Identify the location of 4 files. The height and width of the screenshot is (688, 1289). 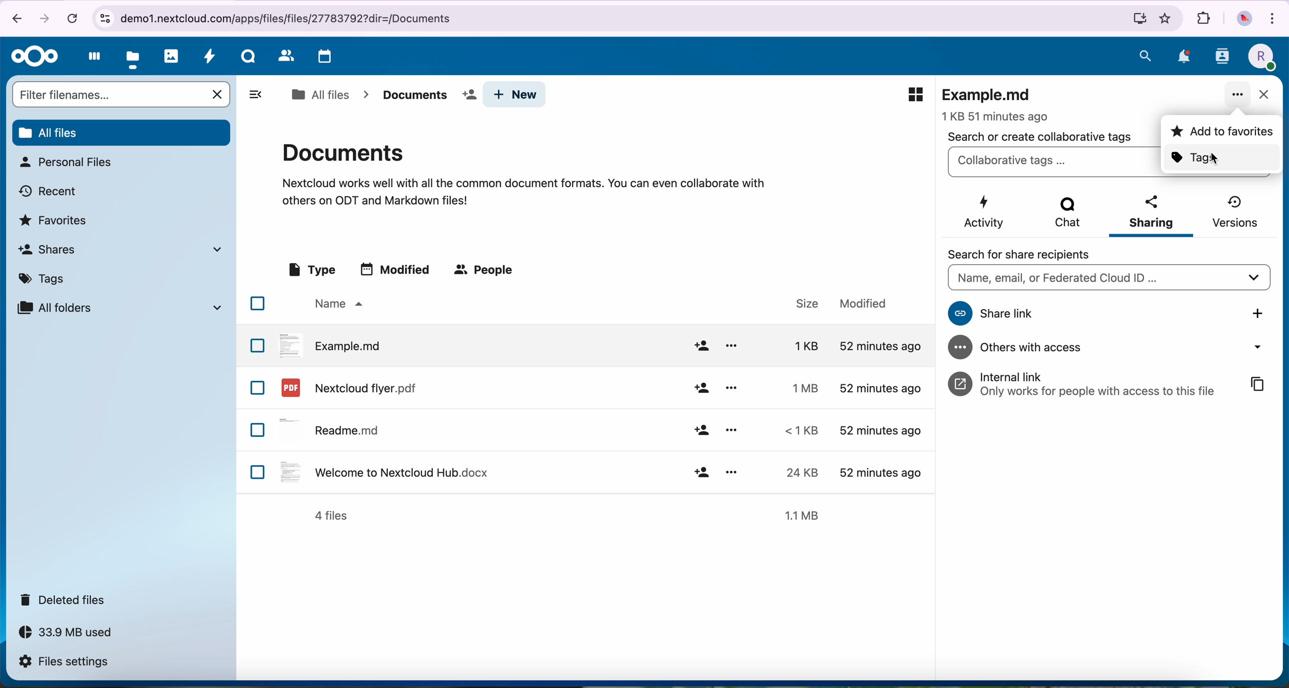
(331, 516).